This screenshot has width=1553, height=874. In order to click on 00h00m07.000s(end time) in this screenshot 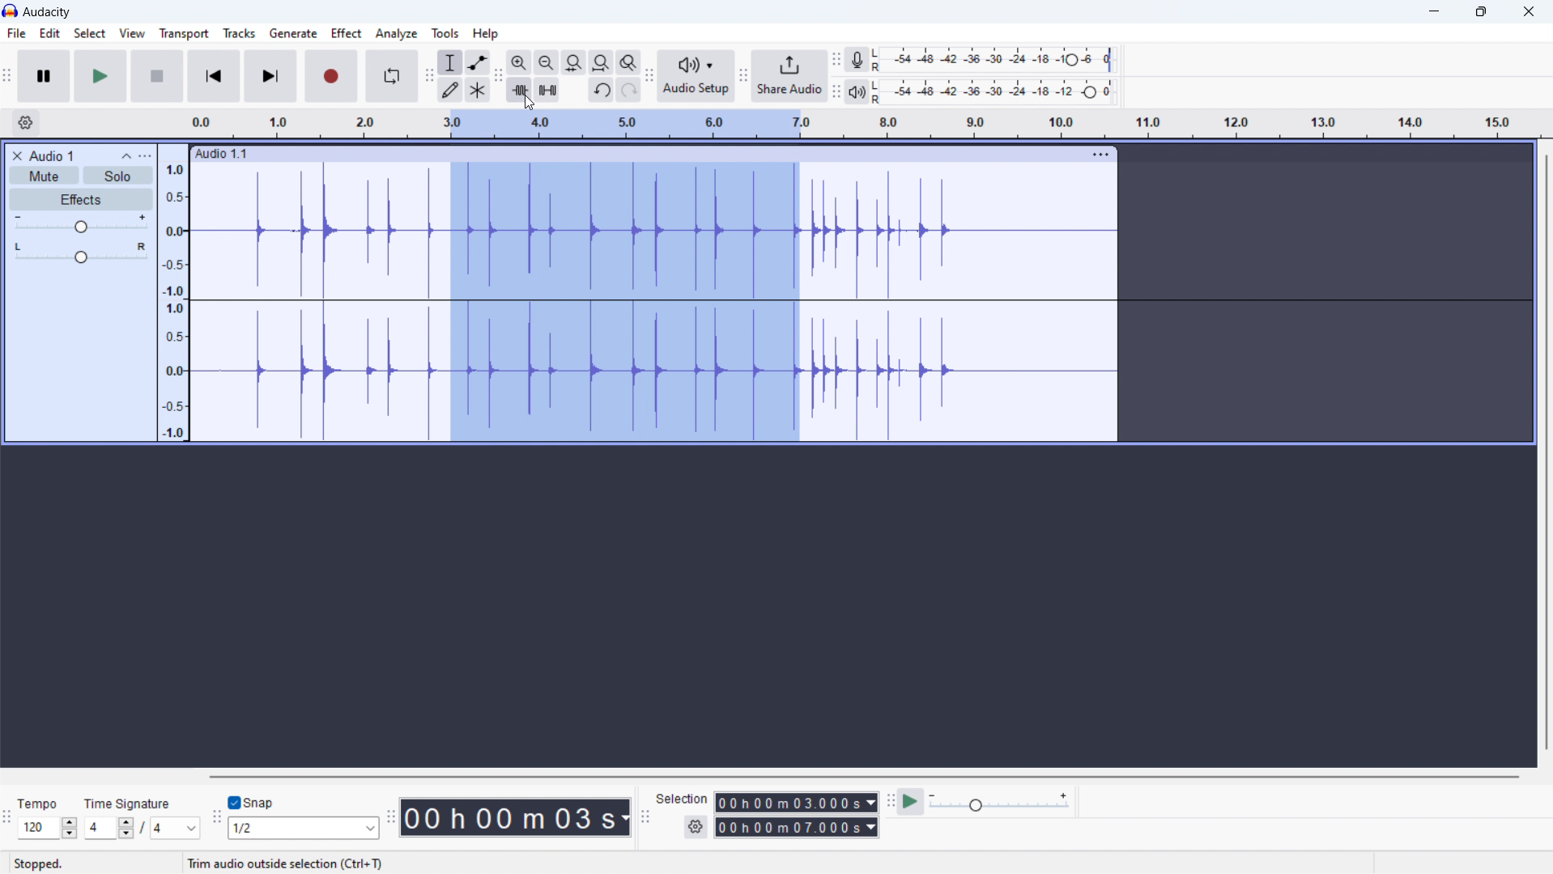, I will do `click(796, 827)`.